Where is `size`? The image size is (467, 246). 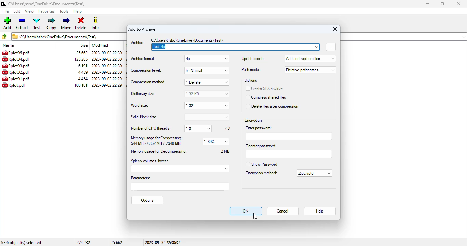 size is located at coordinates (83, 79).